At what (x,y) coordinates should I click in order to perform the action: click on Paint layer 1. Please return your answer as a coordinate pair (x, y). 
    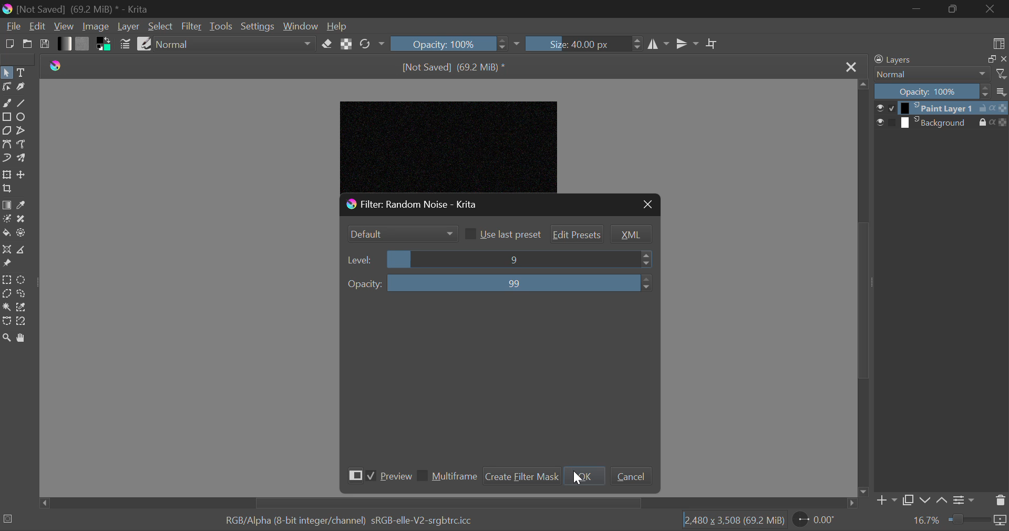
    Looking at the image, I should click on (935, 108).